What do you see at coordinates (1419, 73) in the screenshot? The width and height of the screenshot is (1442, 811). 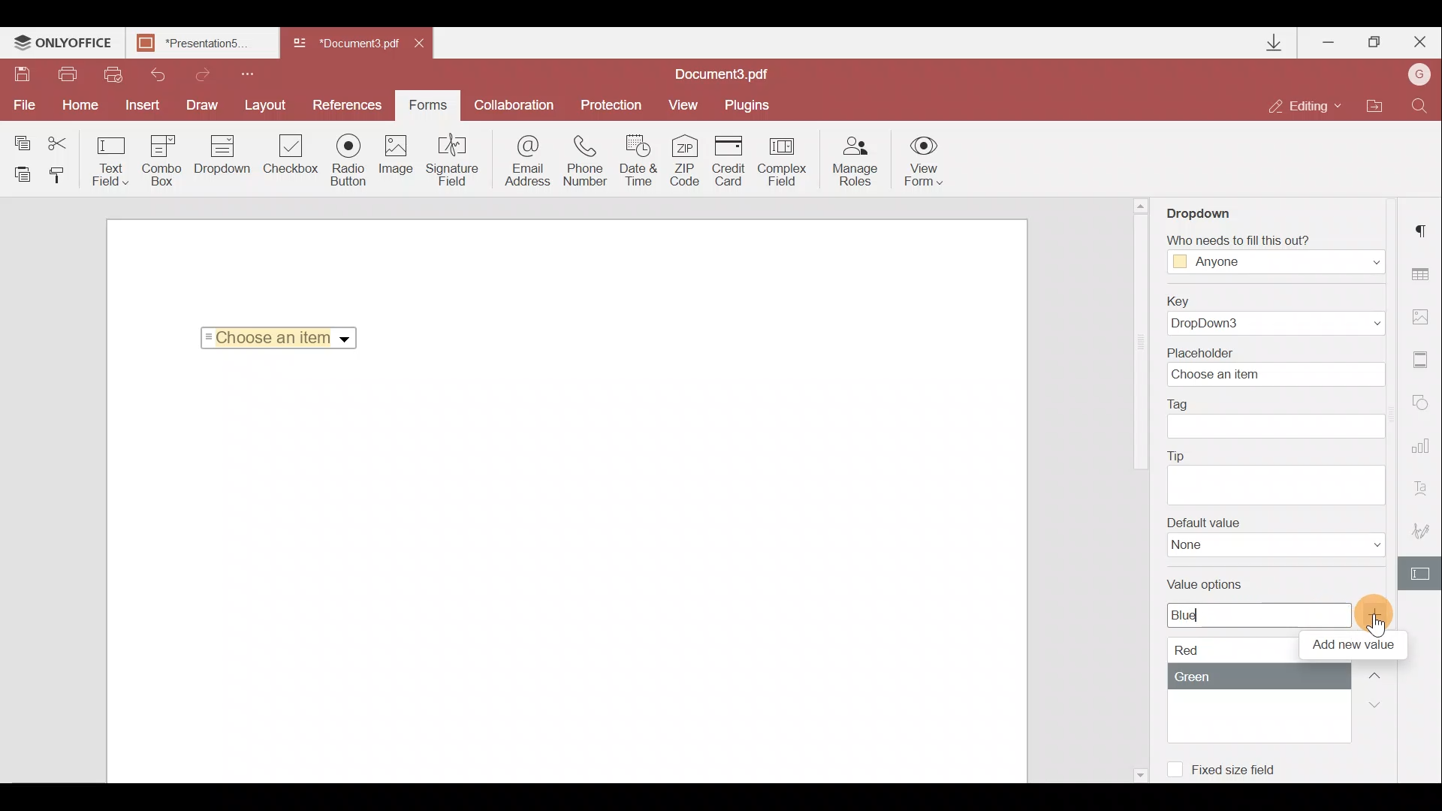 I see `Account name` at bounding box center [1419, 73].